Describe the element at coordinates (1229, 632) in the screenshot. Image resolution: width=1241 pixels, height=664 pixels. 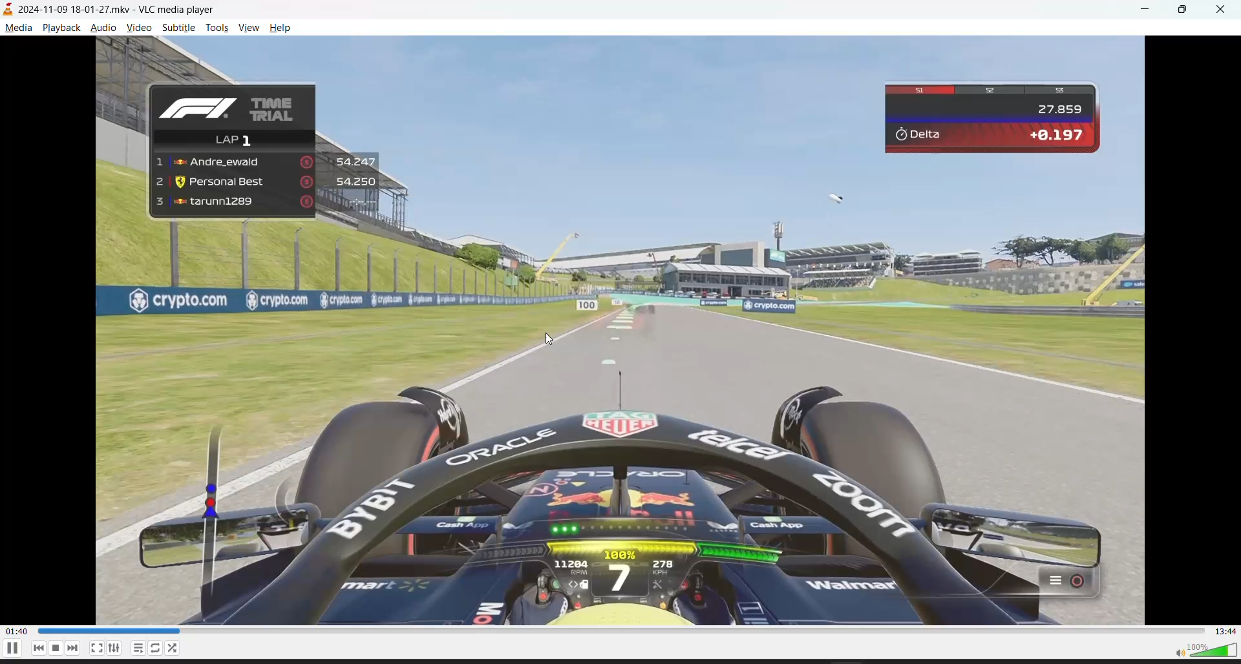
I see `total track time` at that location.